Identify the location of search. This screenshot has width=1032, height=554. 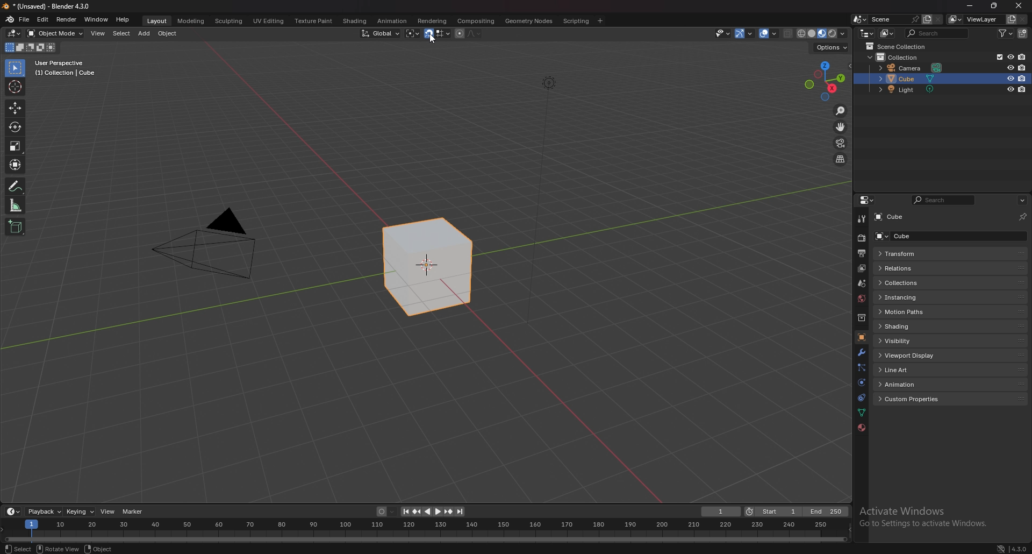
(938, 33).